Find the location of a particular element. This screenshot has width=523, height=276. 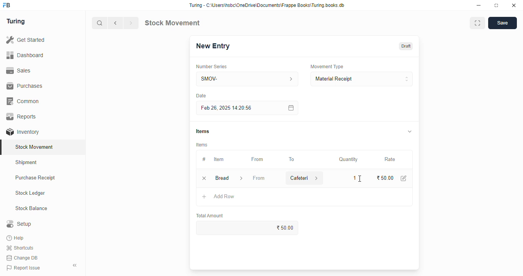

add row is located at coordinates (224, 196).